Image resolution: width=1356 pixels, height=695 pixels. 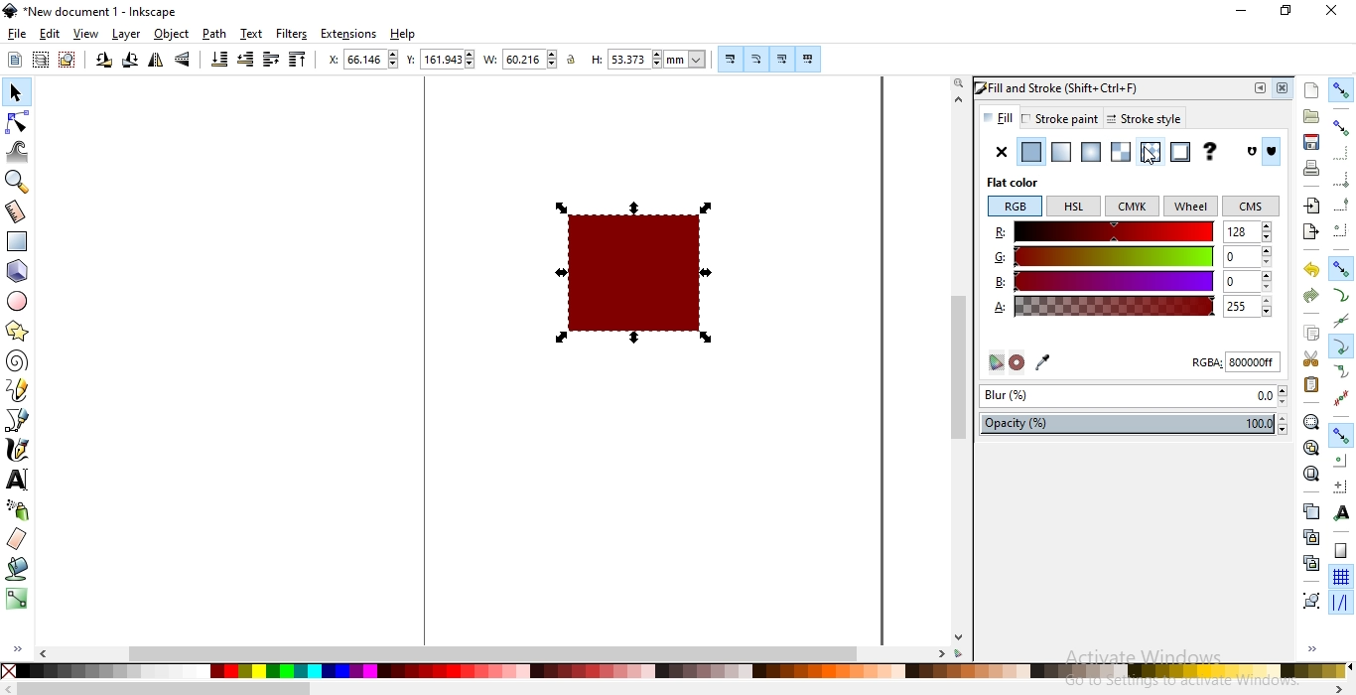 I want to click on edit paths by nodes, so click(x=18, y=121).